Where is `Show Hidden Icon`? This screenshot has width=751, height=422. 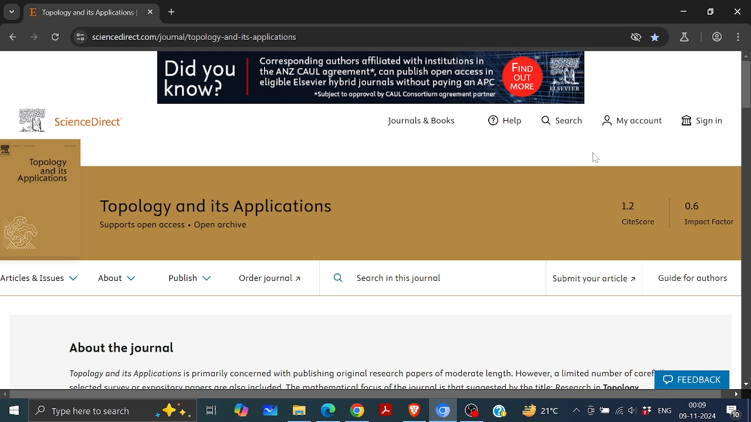
Show Hidden Icon is located at coordinates (576, 410).